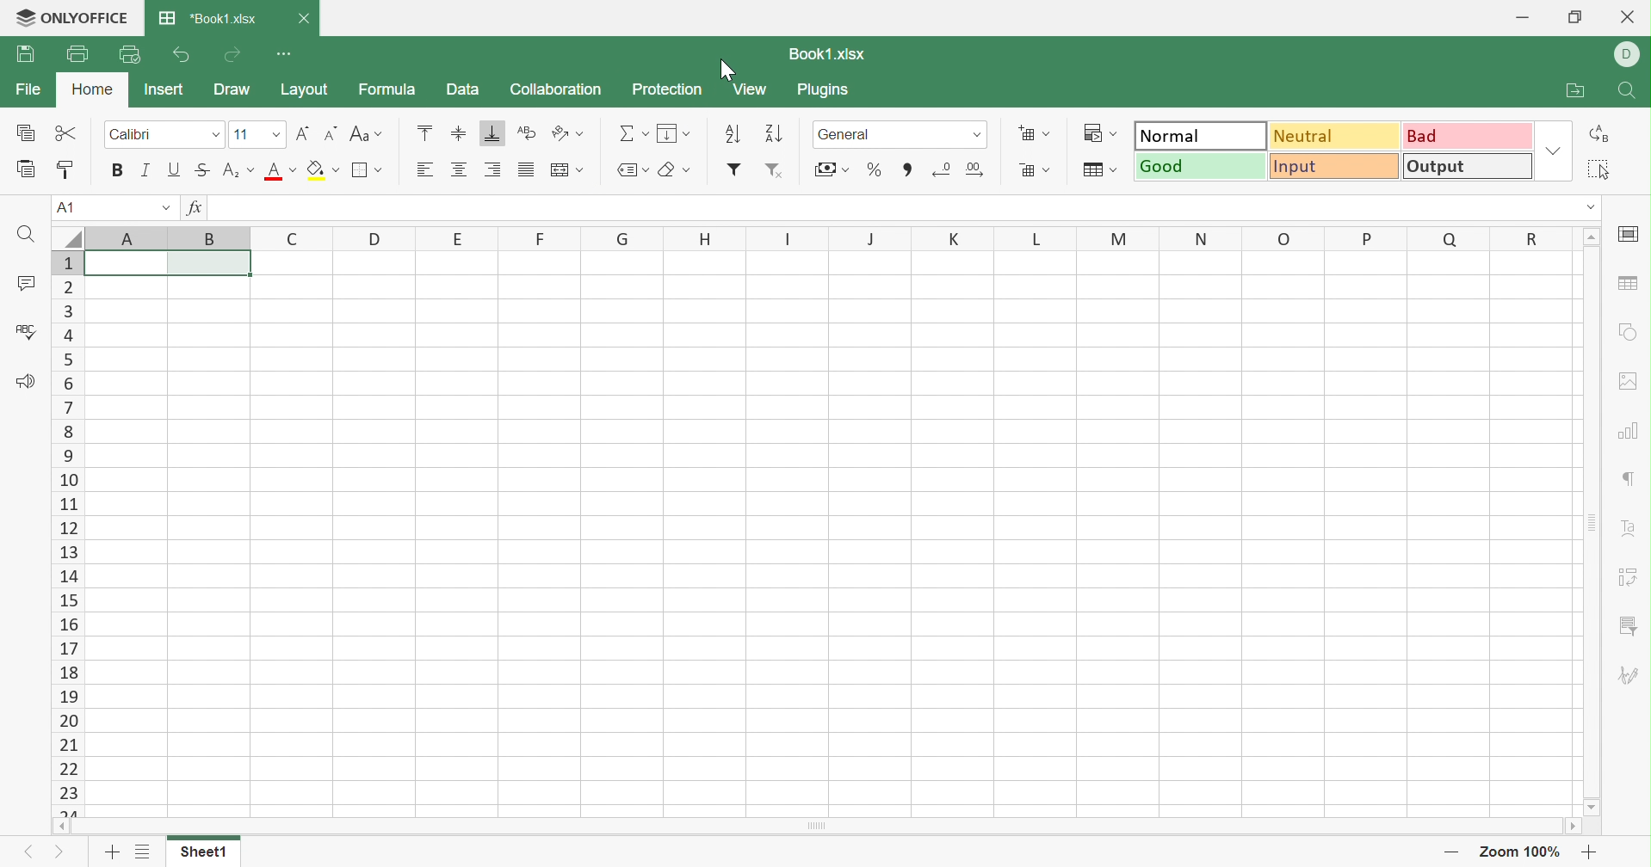 The image size is (1651, 867). Describe the element at coordinates (237, 171) in the screenshot. I see `Superscript / Subscript` at that location.